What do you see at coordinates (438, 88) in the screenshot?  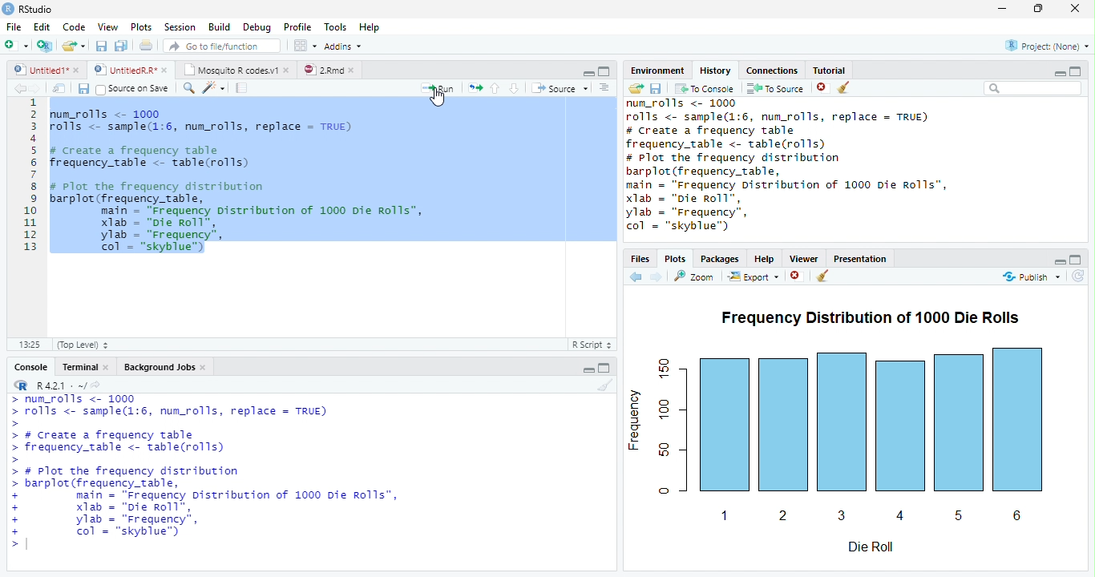 I see `Run` at bounding box center [438, 88].